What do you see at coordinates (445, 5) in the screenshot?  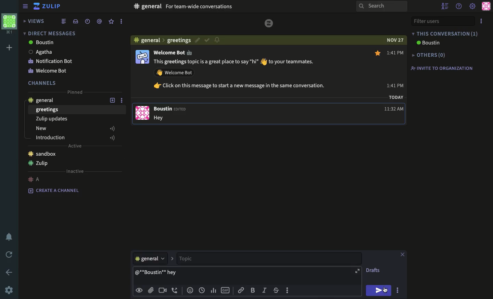 I see `hide user list` at bounding box center [445, 5].